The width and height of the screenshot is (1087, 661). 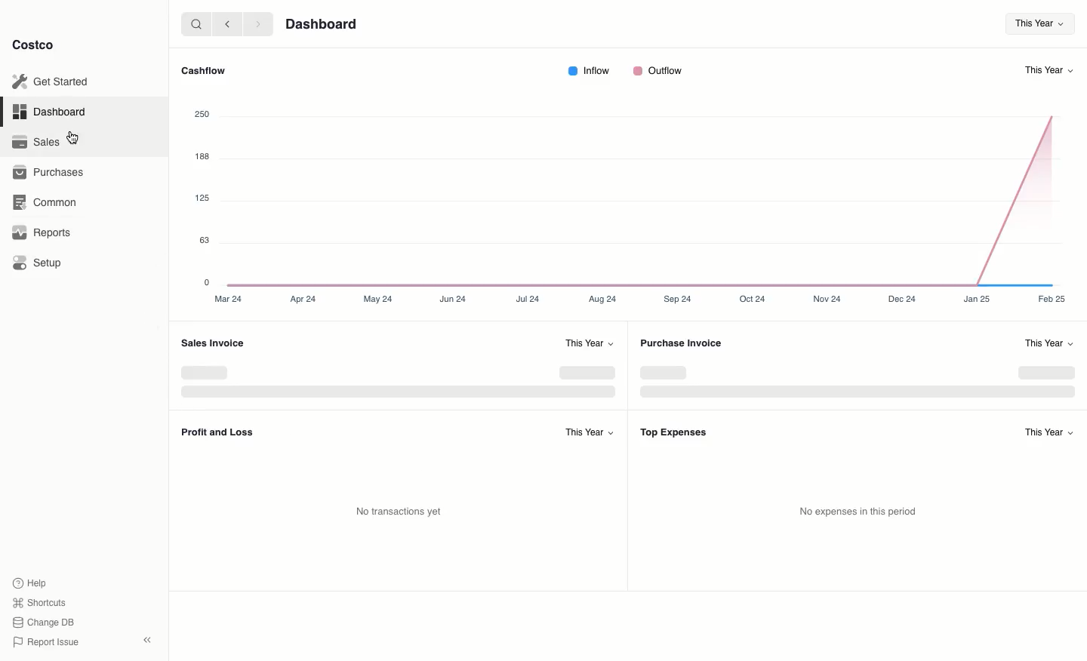 I want to click on Sales Invoice, so click(x=211, y=343).